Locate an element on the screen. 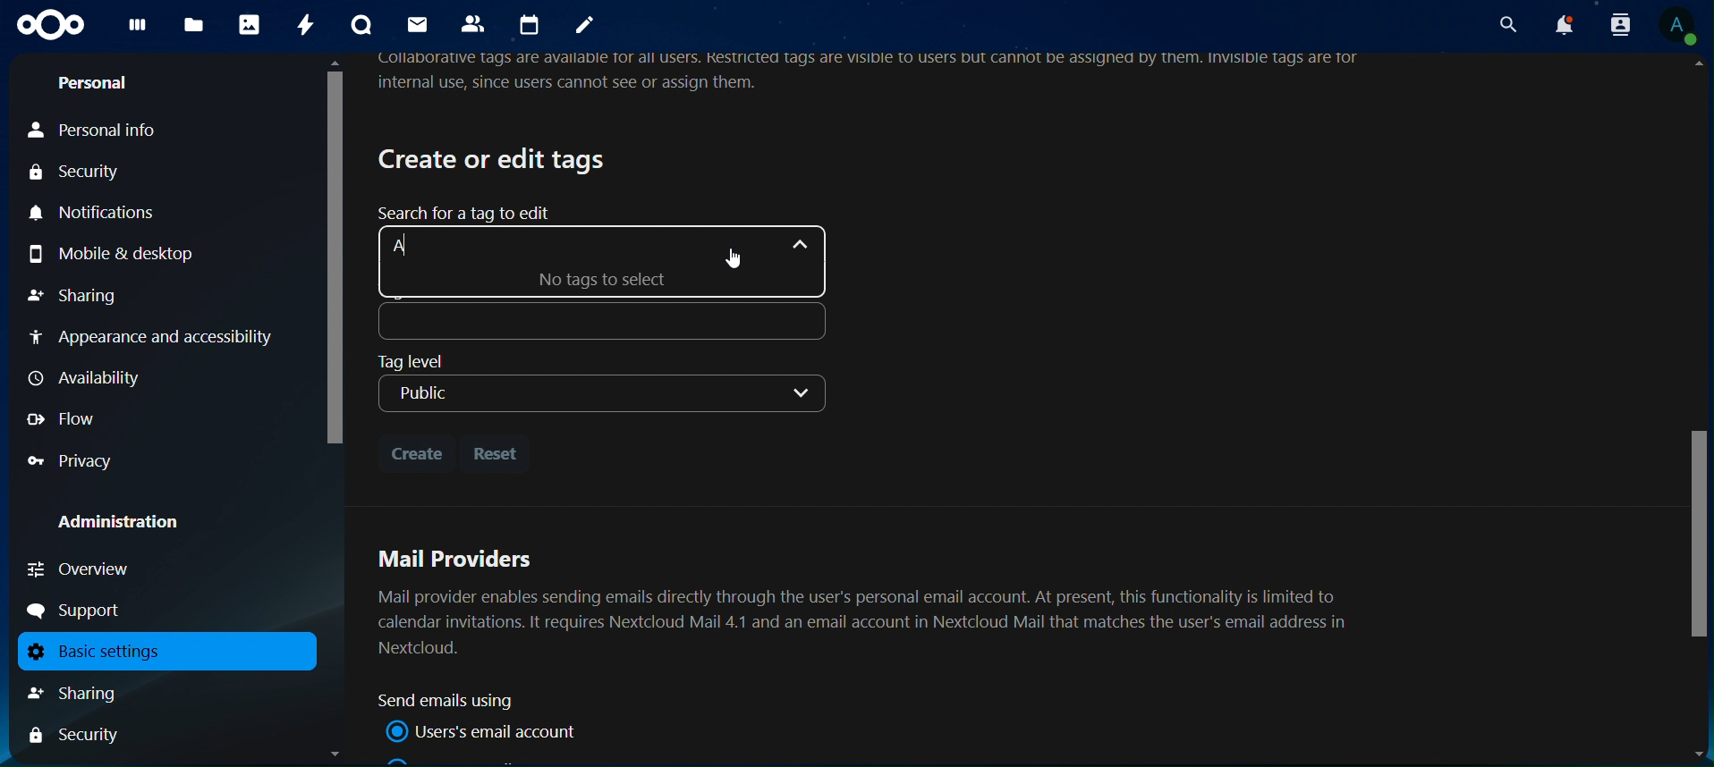  tag name is located at coordinates (597, 321).